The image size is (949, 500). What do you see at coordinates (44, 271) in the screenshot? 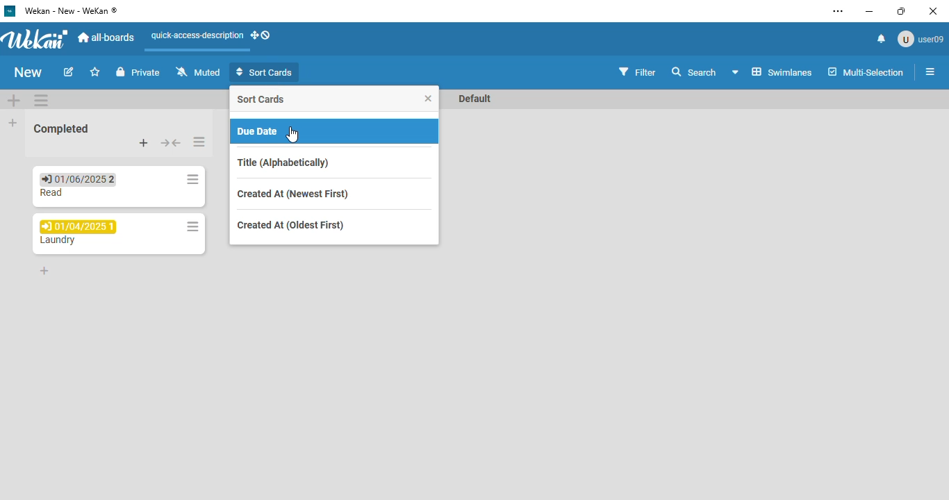
I see `add card to bottom of list` at bounding box center [44, 271].